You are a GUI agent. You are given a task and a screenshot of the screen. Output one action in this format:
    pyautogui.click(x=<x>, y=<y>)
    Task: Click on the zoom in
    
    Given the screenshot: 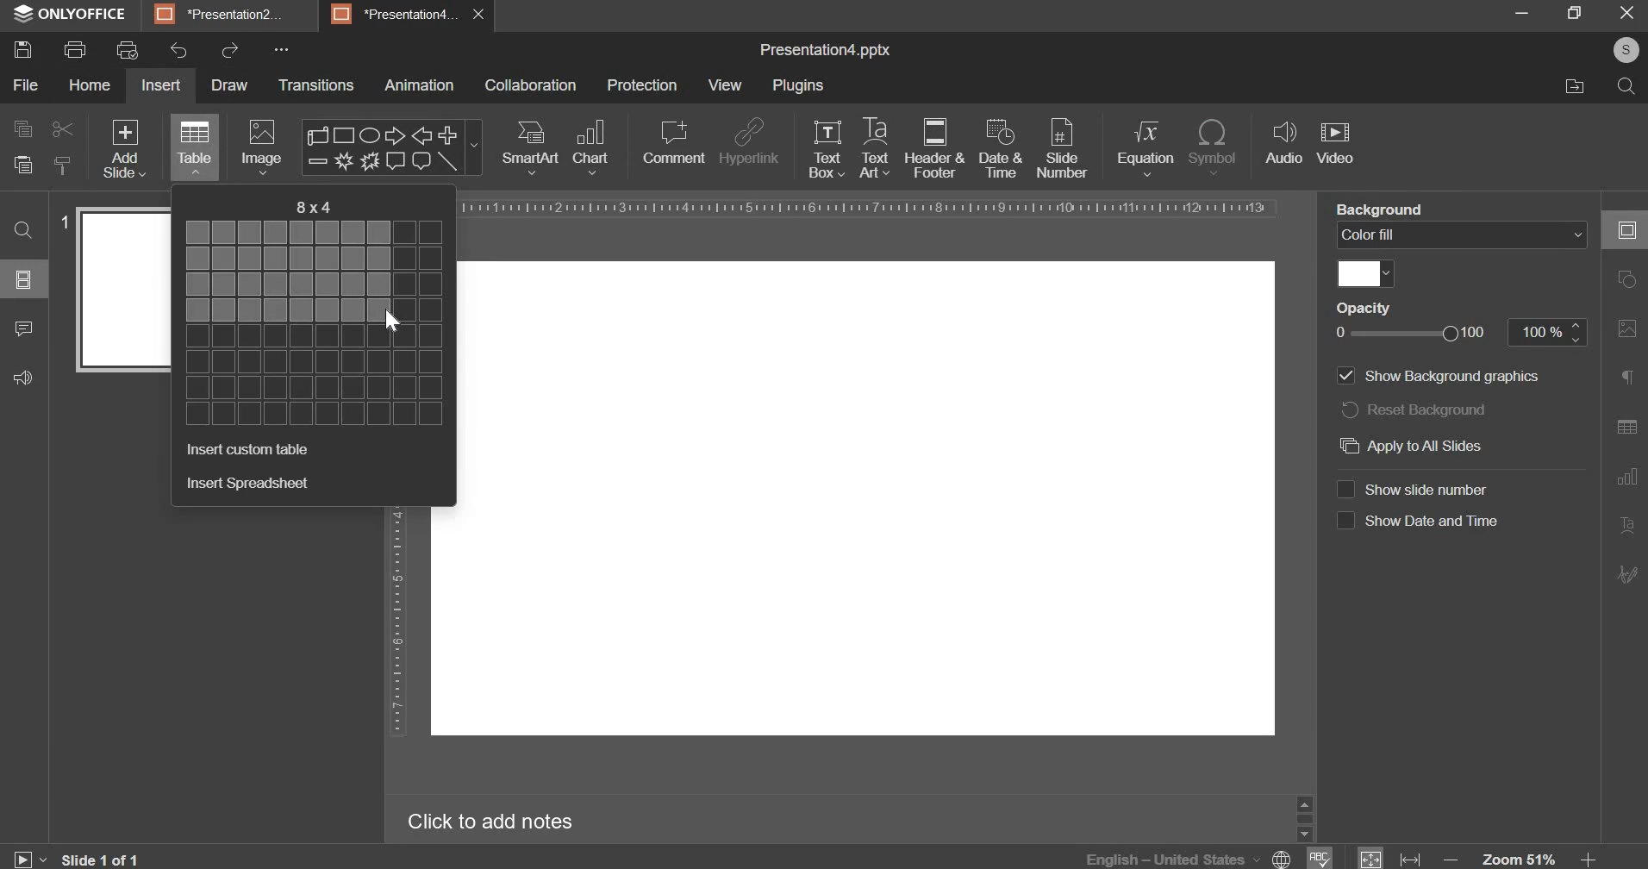 What is the action you would take?
    pyautogui.click(x=1595, y=859)
    